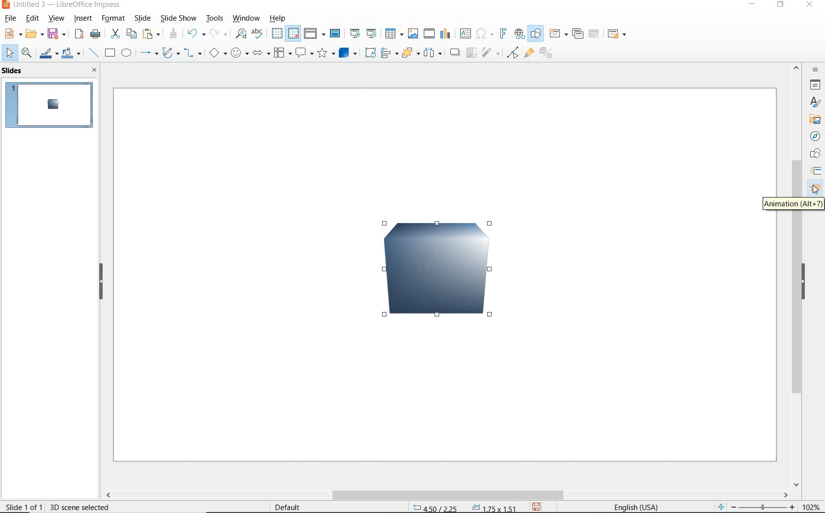 The width and height of the screenshot is (825, 513). What do you see at coordinates (536, 506) in the screenshot?
I see `save` at bounding box center [536, 506].